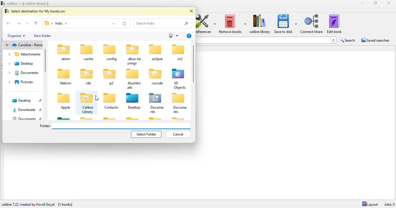 This screenshot has width=396, height=208. What do you see at coordinates (164, 24) in the screenshot?
I see `search` at bounding box center [164, 24].